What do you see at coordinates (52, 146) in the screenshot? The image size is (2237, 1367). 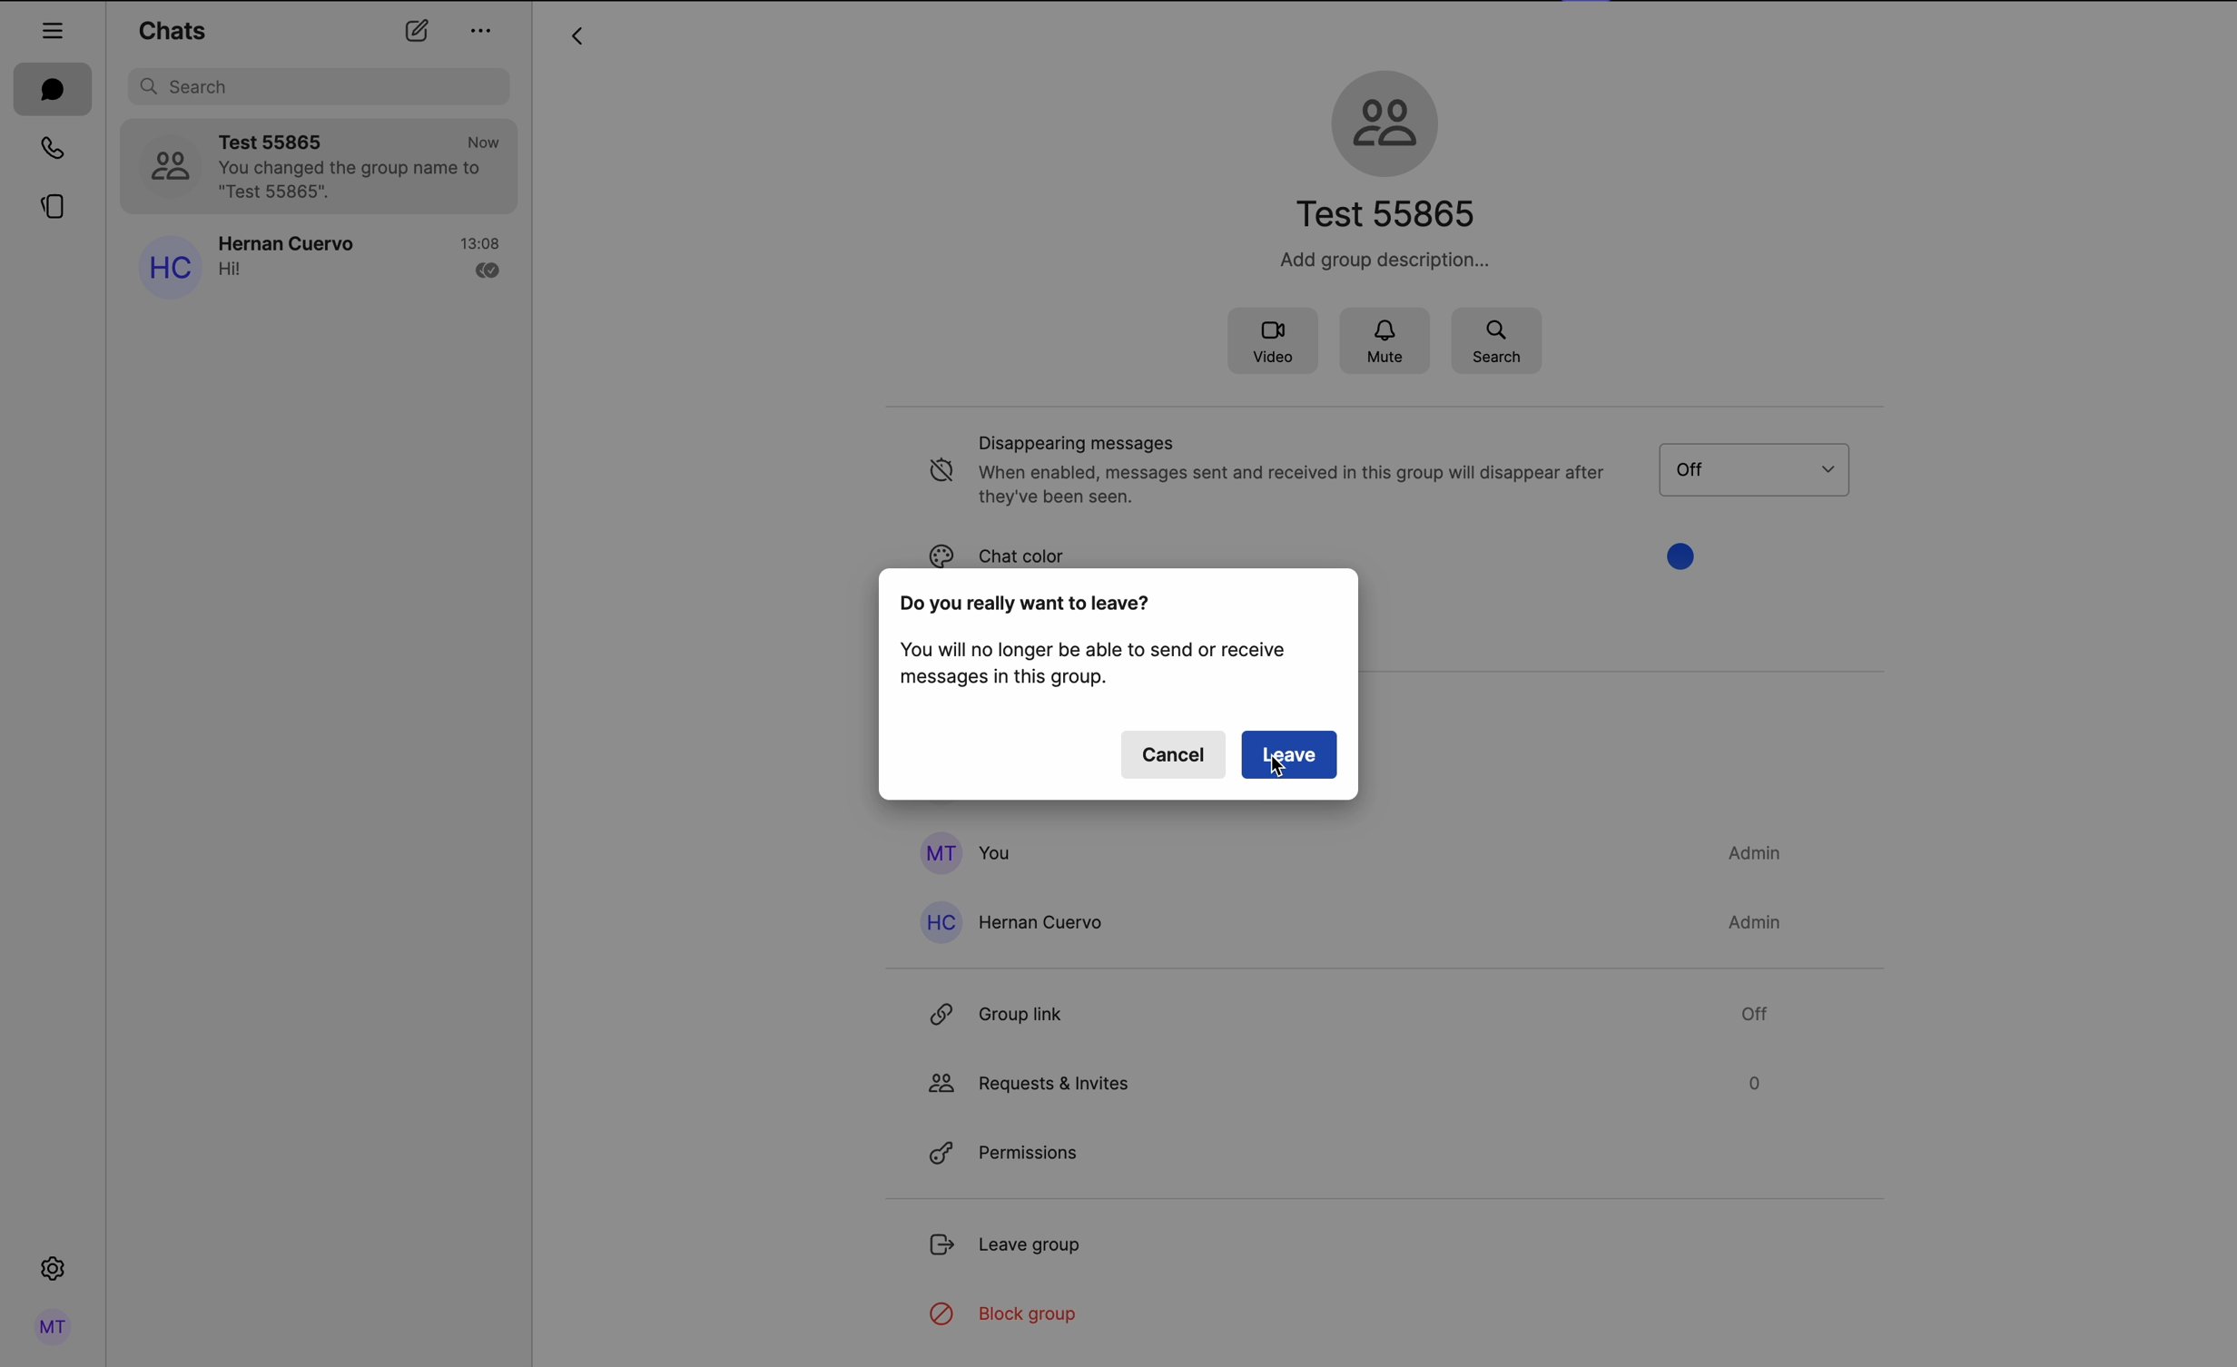 I see `calls` at bounding box center [52, 146].